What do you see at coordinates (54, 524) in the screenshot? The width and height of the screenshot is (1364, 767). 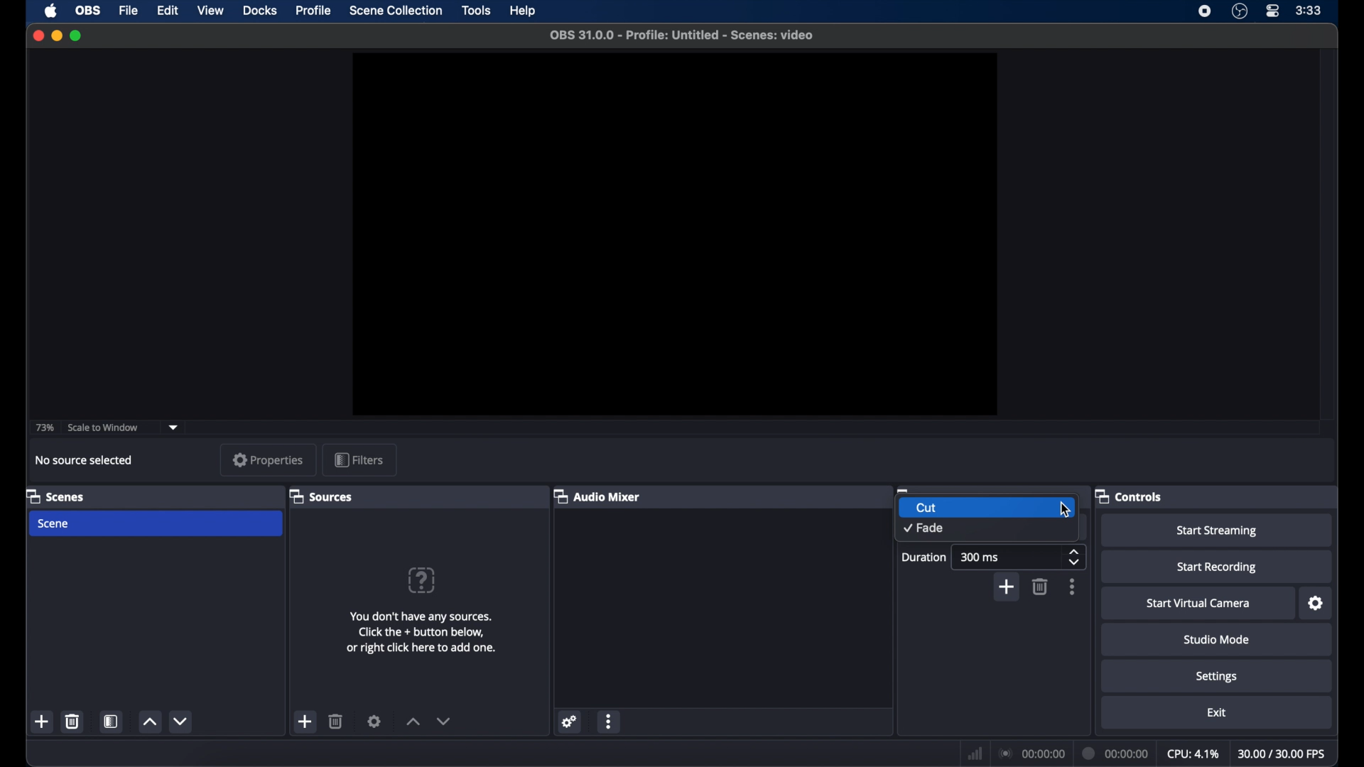 I see `scene` at bounding box center [54, 524].